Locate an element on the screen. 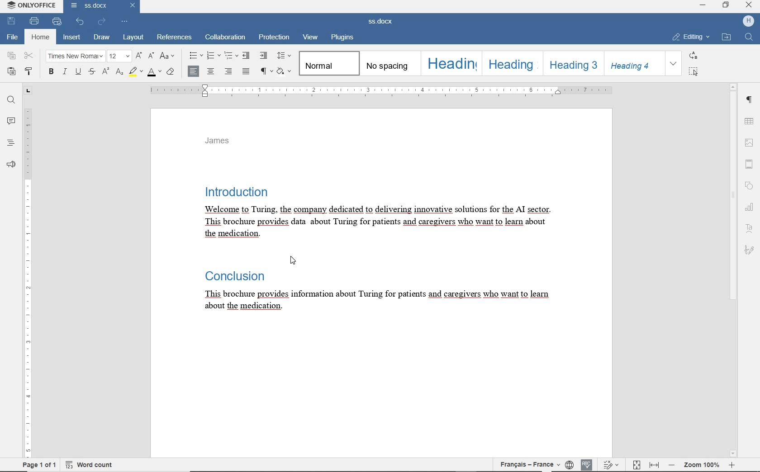  QUICK PRINT is located at coordinates (57, 22).